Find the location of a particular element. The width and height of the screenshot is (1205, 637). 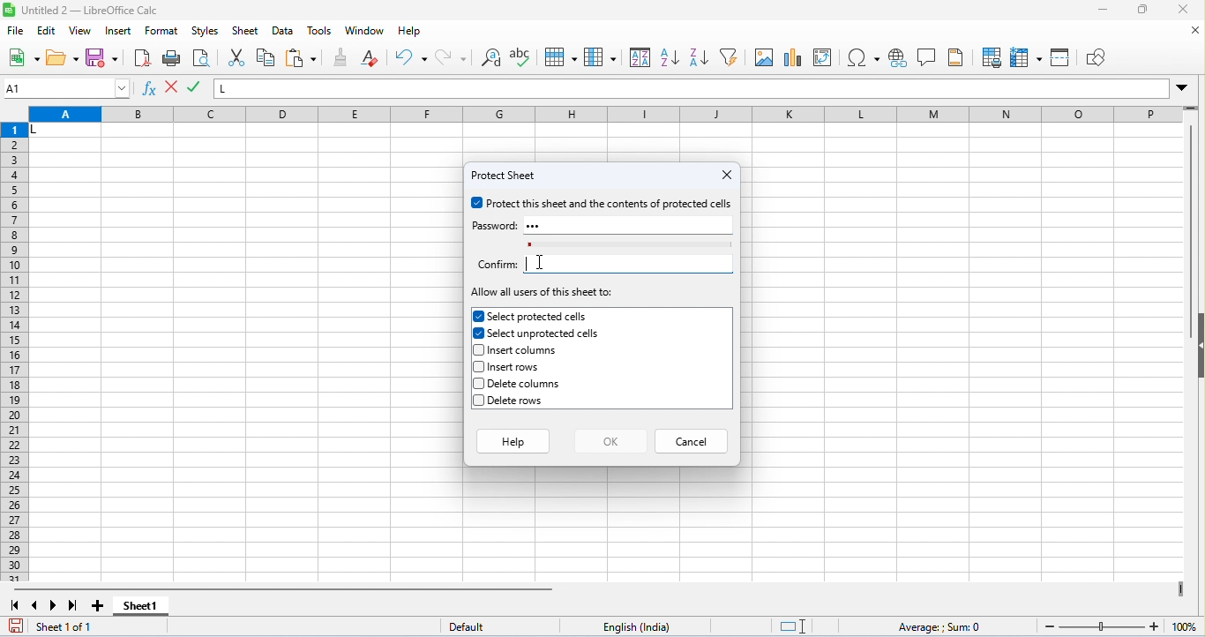

maximize is located at coordinates (1141, 11).